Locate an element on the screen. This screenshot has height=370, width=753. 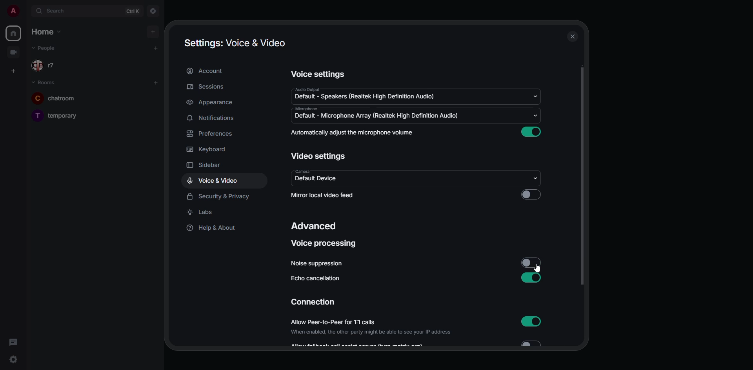
default is located at coordinates (378, 116).